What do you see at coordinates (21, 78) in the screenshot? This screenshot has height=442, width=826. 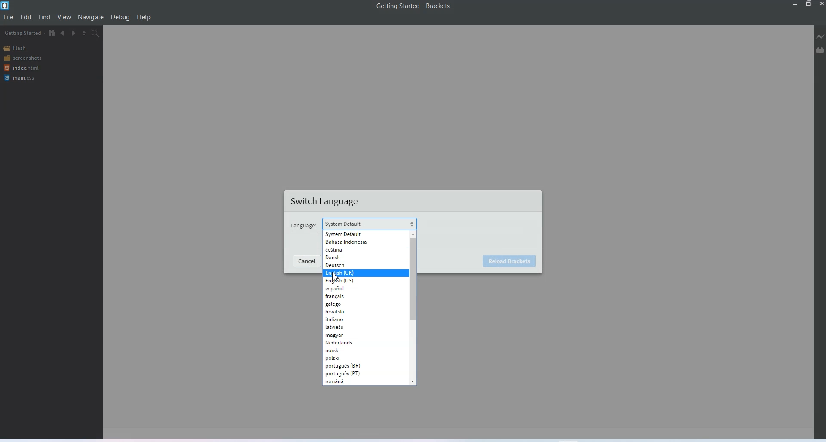 I see `main` at bounding box center [21, 78].